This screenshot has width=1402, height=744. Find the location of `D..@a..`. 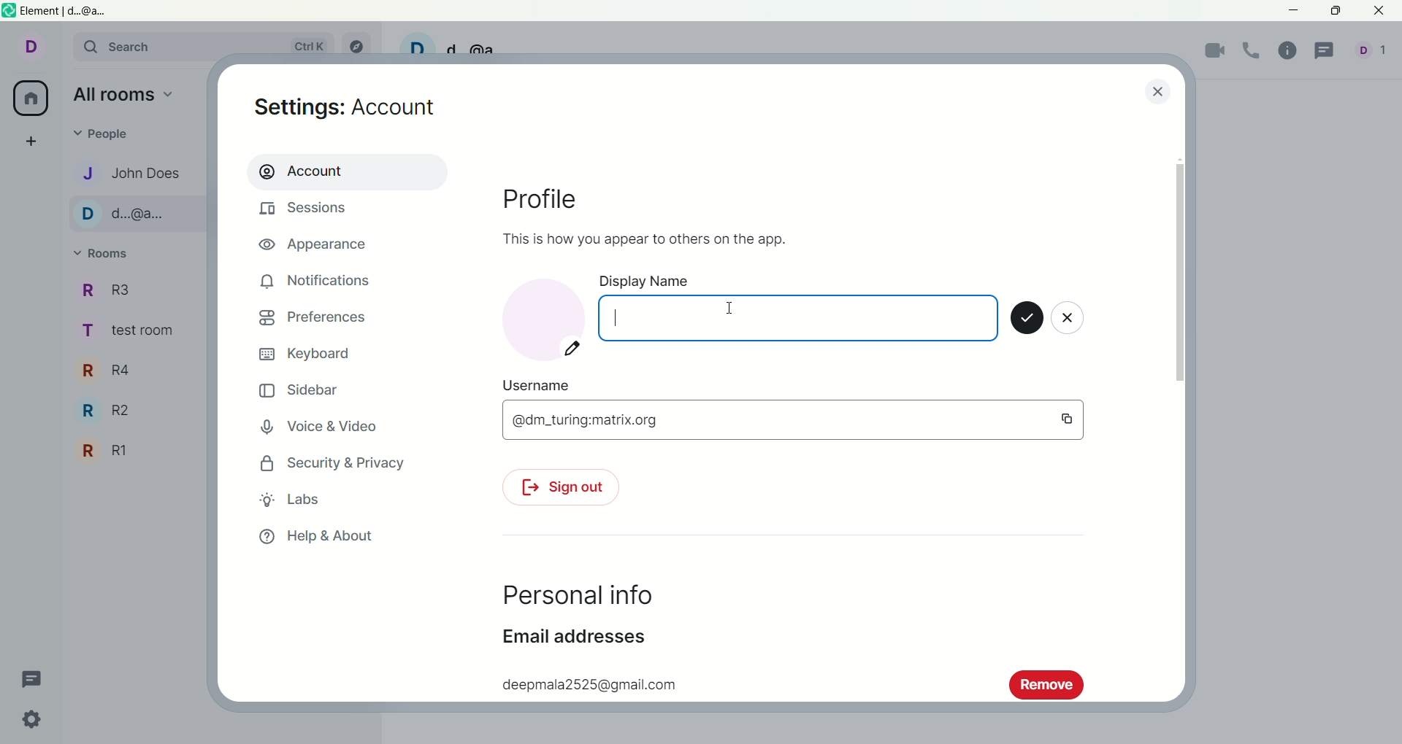

D..@a.. is located at coordinates (130, 215).